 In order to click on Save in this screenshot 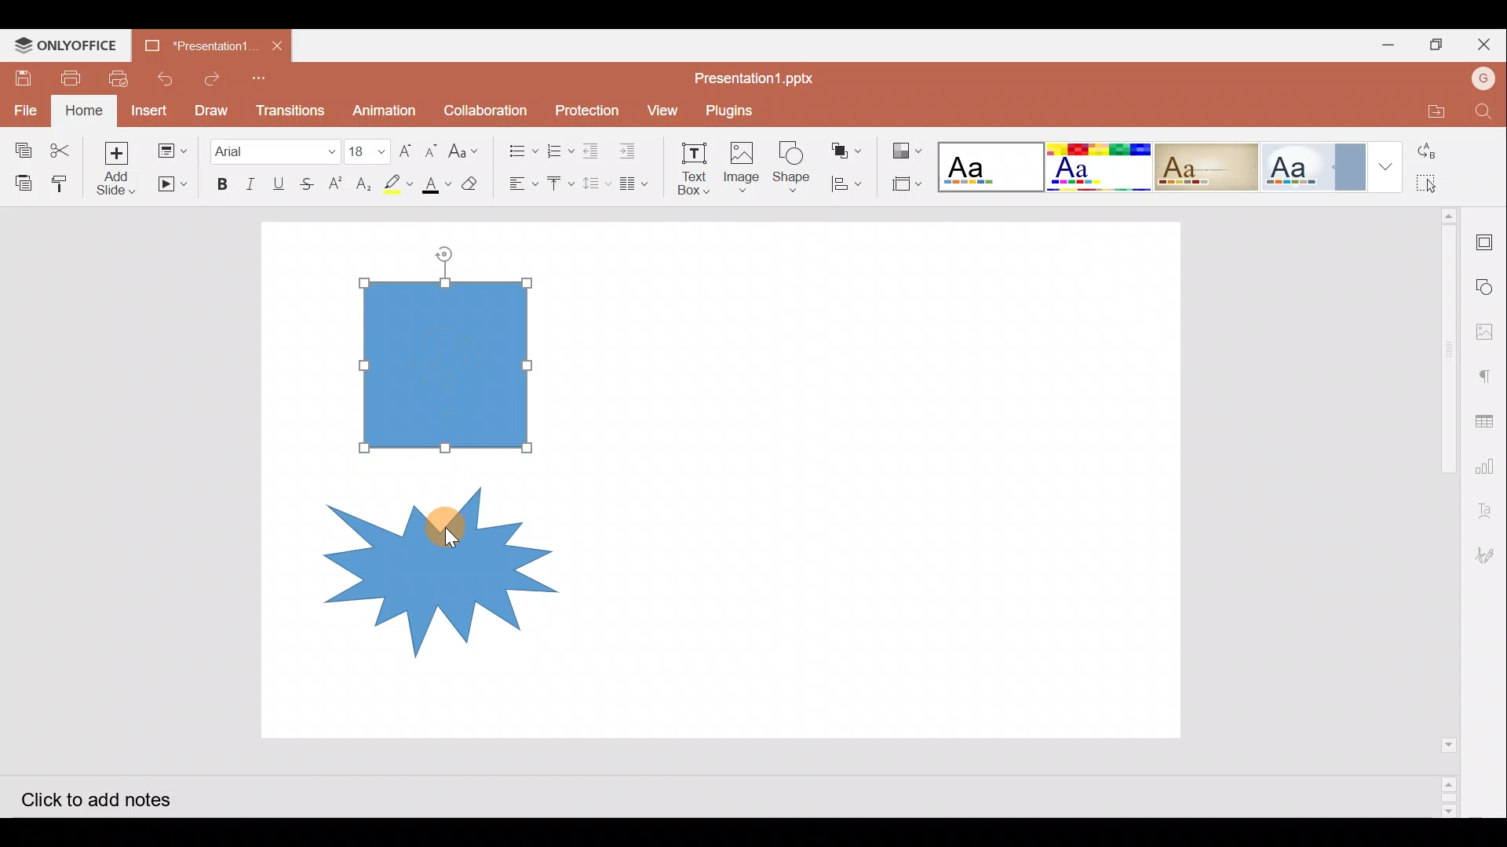, I will do `click(24, 73)`.